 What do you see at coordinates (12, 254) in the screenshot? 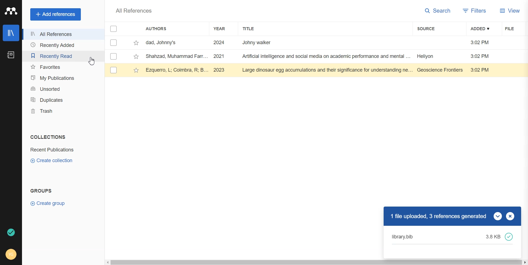
I see `Account` at bounding box center [12, 254].